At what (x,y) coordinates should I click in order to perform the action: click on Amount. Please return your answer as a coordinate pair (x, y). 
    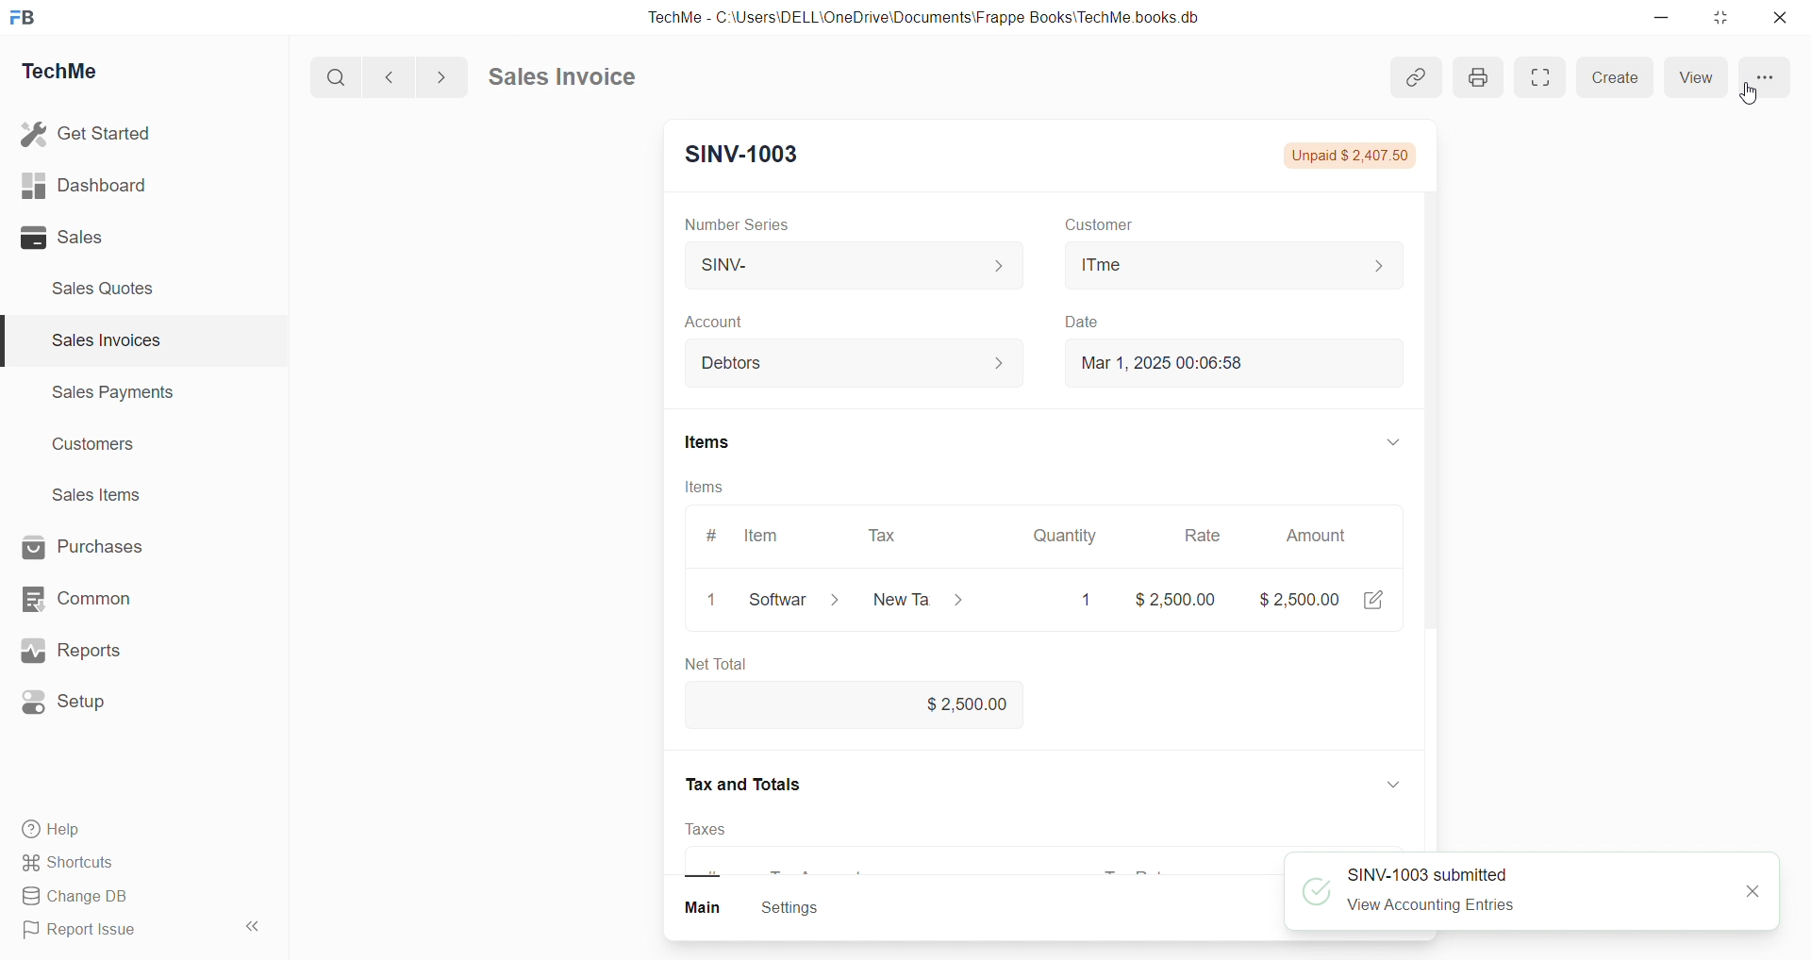
    Looking at the image, I should click on (1335, 538).